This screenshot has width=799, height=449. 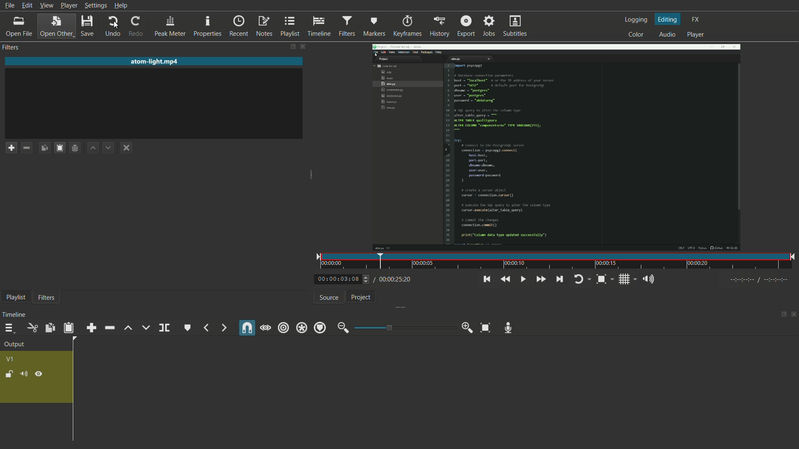 What do you see at coordinates (45, 6) in the screenshot?
I see `View` at bounding box center [45, 6].